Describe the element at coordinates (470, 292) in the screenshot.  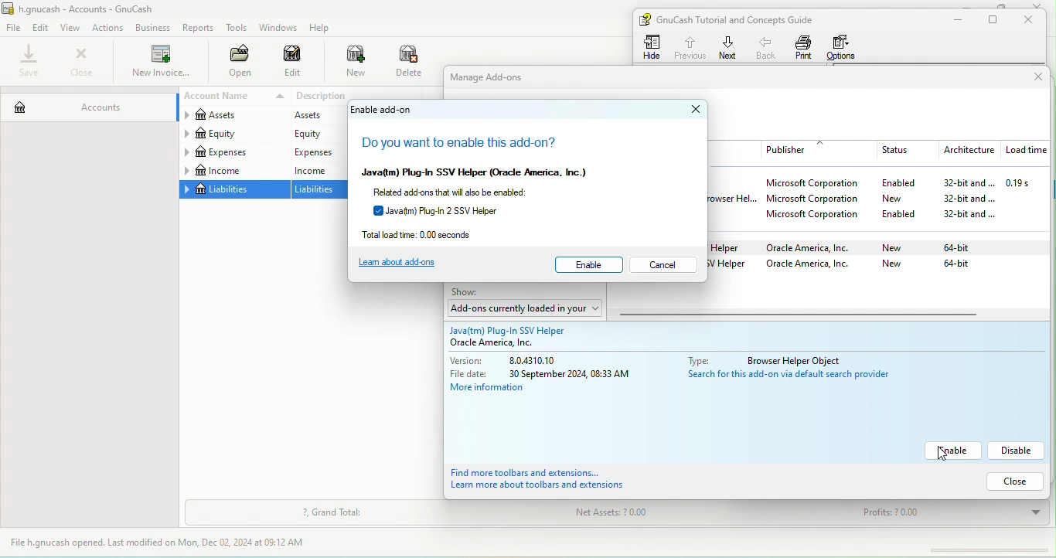
I see `show` at that location.